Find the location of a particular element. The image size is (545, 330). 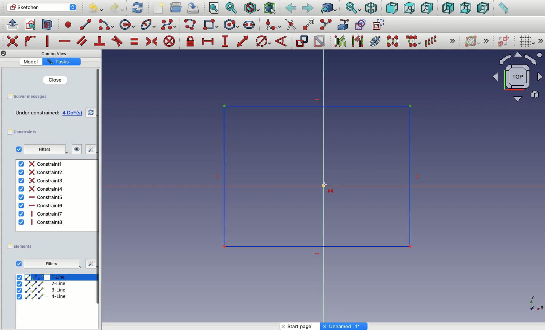

Select associated constrains is located at coordinates (339, 41).